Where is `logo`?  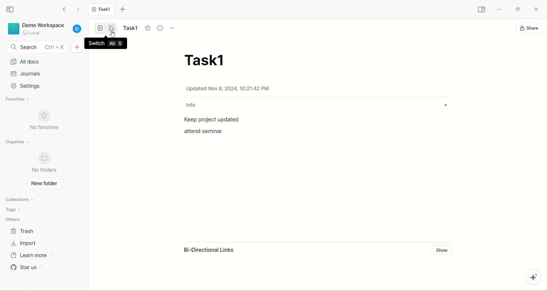
logo is located at coordinates (13, 28).